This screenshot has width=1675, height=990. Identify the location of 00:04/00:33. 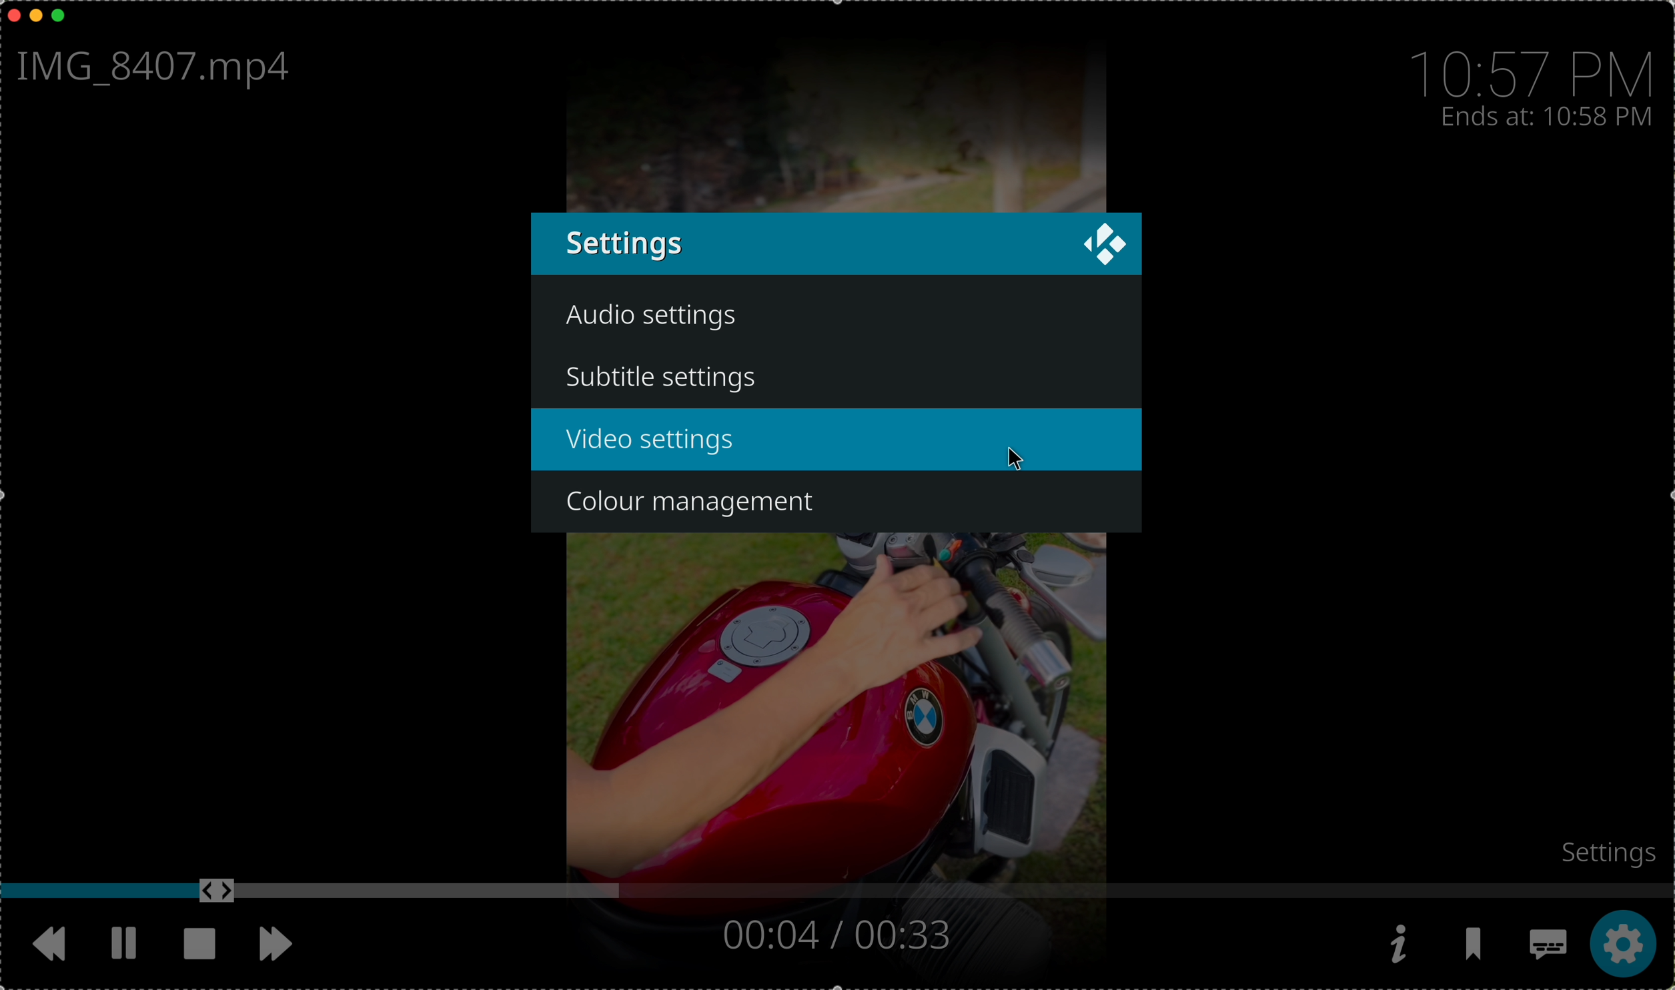
(833, 935).